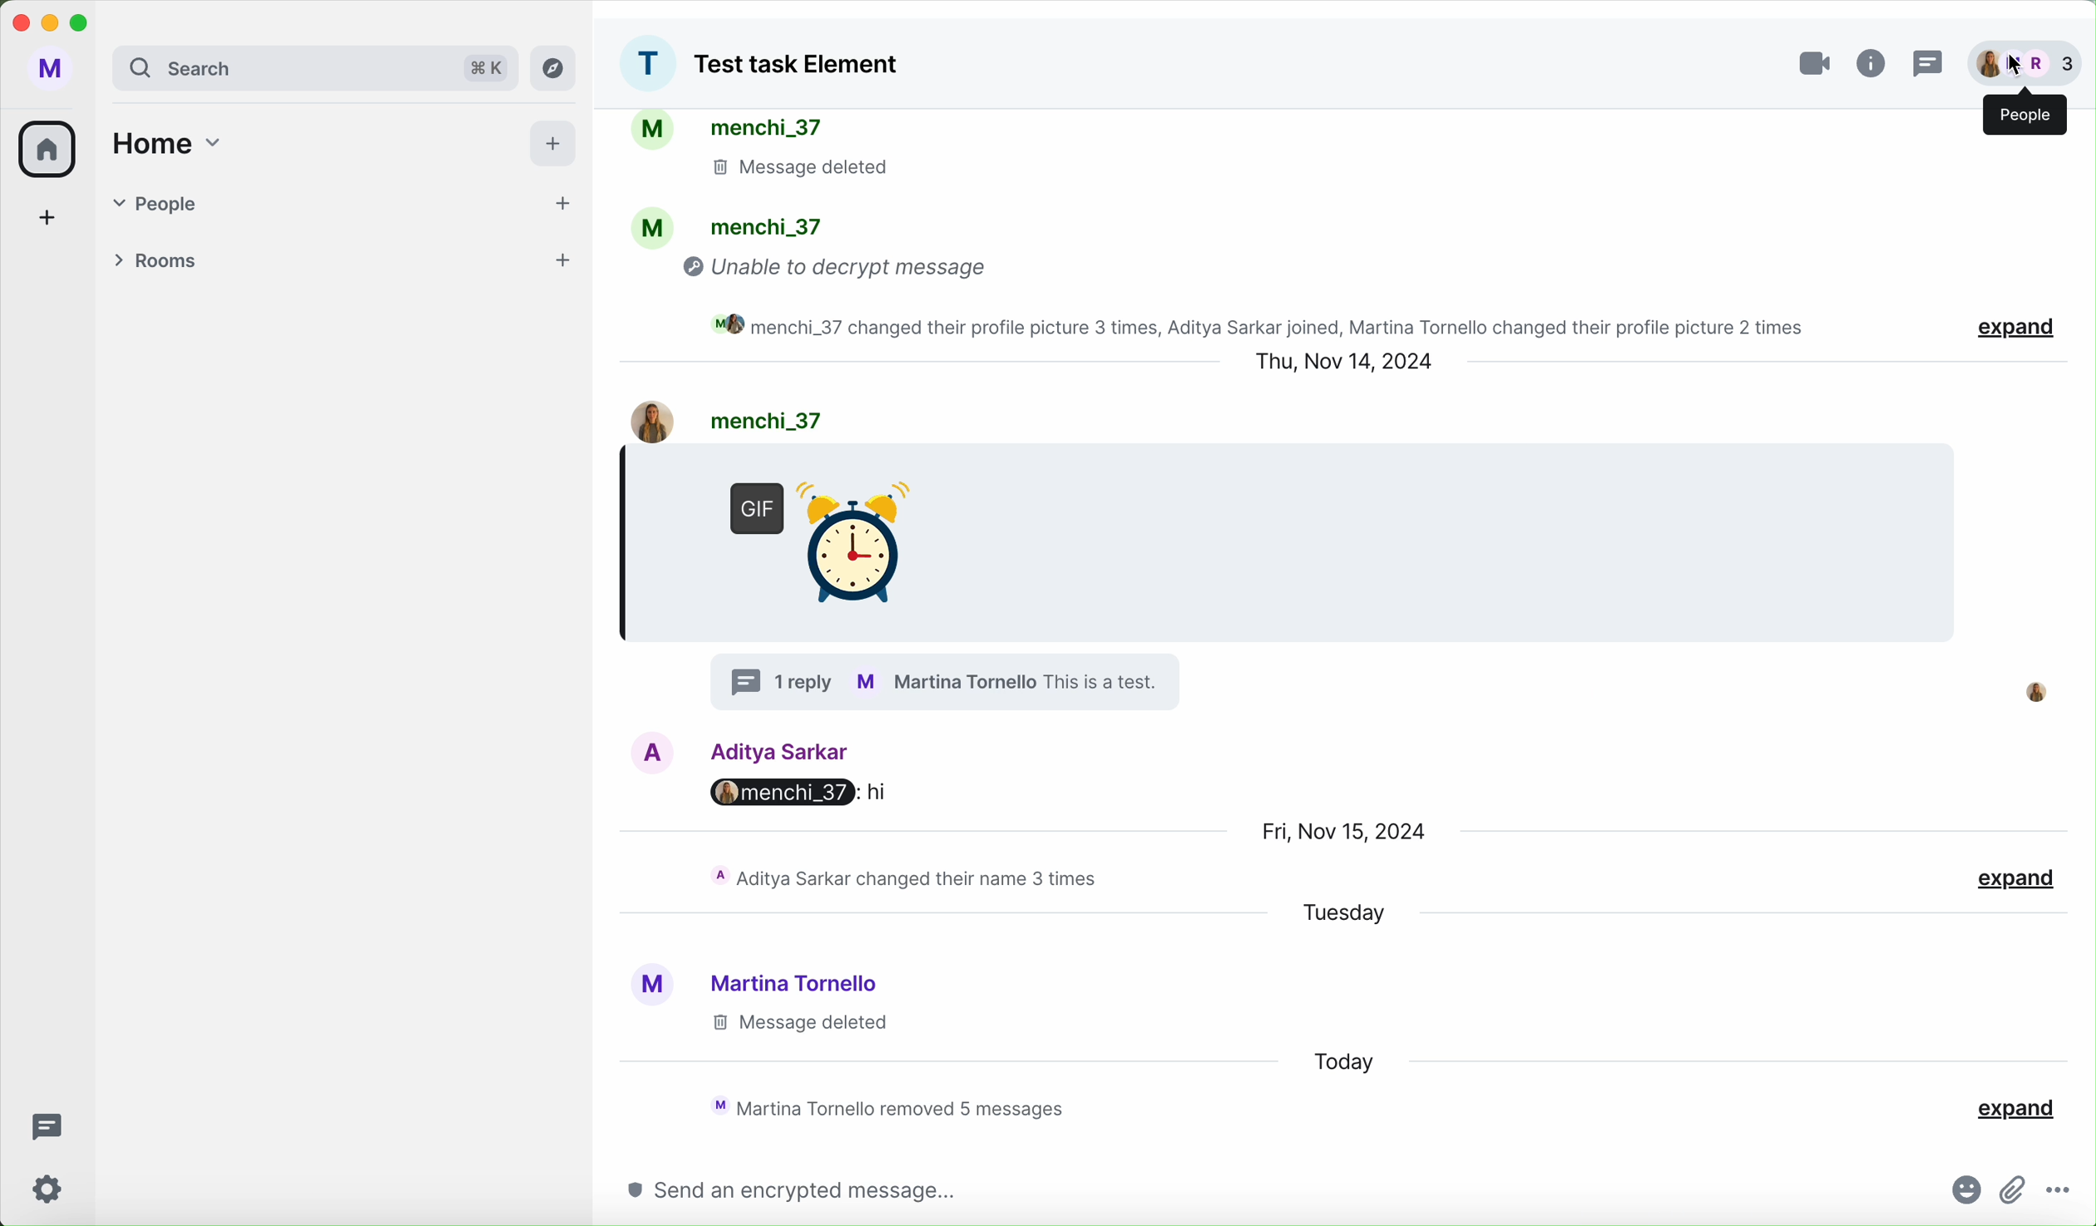 Image resolution: width=2096 pixels, height=1226 pixels. I want to click on profile picture, so click(647, 64).